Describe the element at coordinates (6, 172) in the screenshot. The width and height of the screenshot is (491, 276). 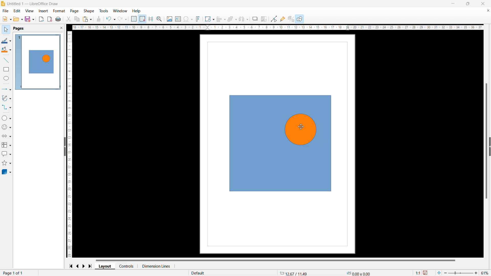
I see `3D objects` at that location.